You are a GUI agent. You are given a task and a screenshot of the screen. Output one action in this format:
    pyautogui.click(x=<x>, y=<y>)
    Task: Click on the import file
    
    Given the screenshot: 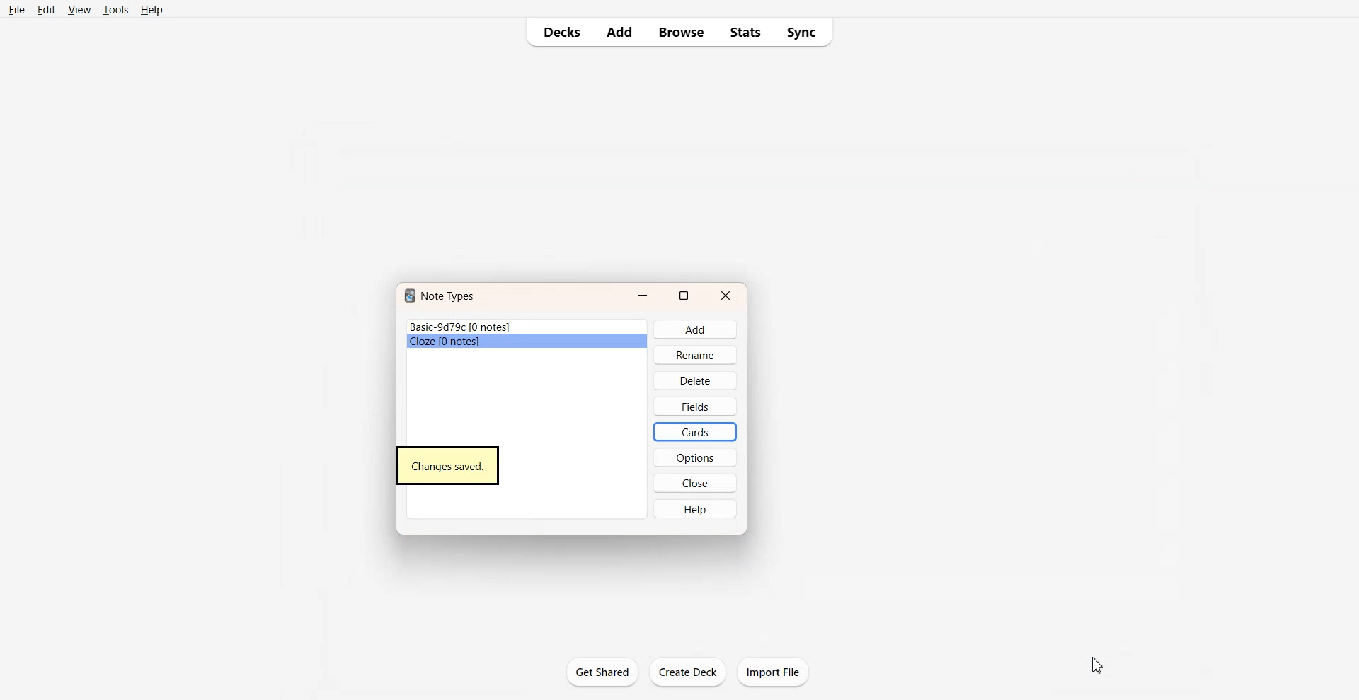 What is the action you would take?
    pyautogui.click(x=776, y=672)
    